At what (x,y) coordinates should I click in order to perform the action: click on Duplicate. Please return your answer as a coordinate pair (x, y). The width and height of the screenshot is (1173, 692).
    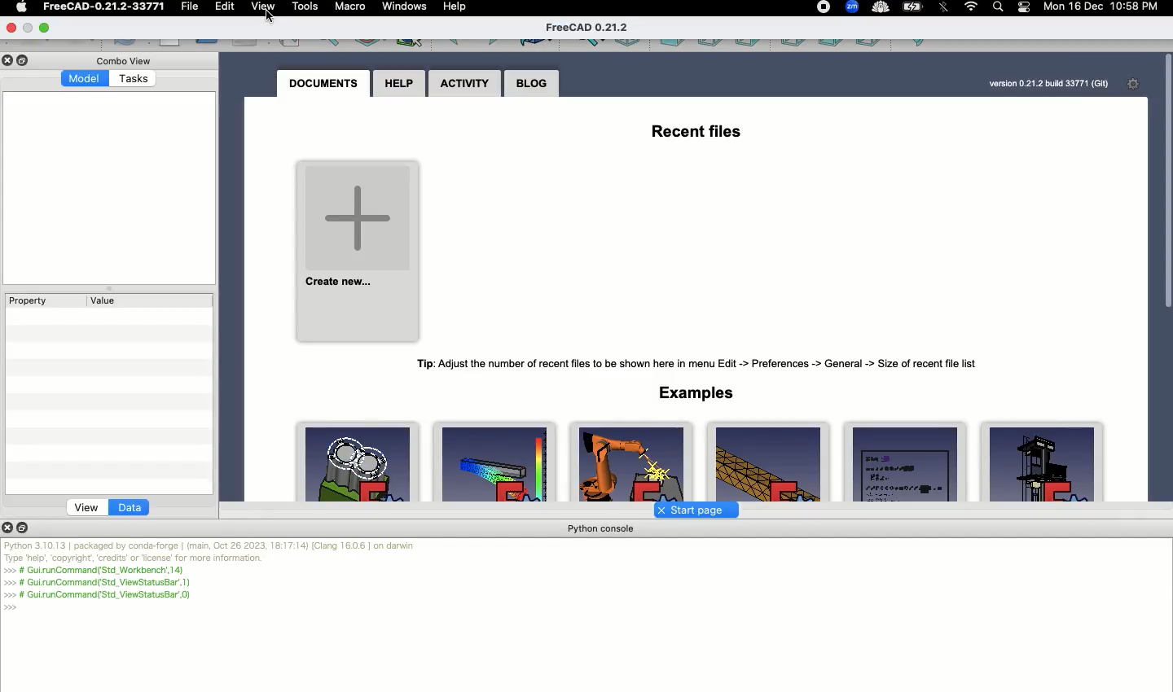
    Looking at the image, I should click on (25, 527).